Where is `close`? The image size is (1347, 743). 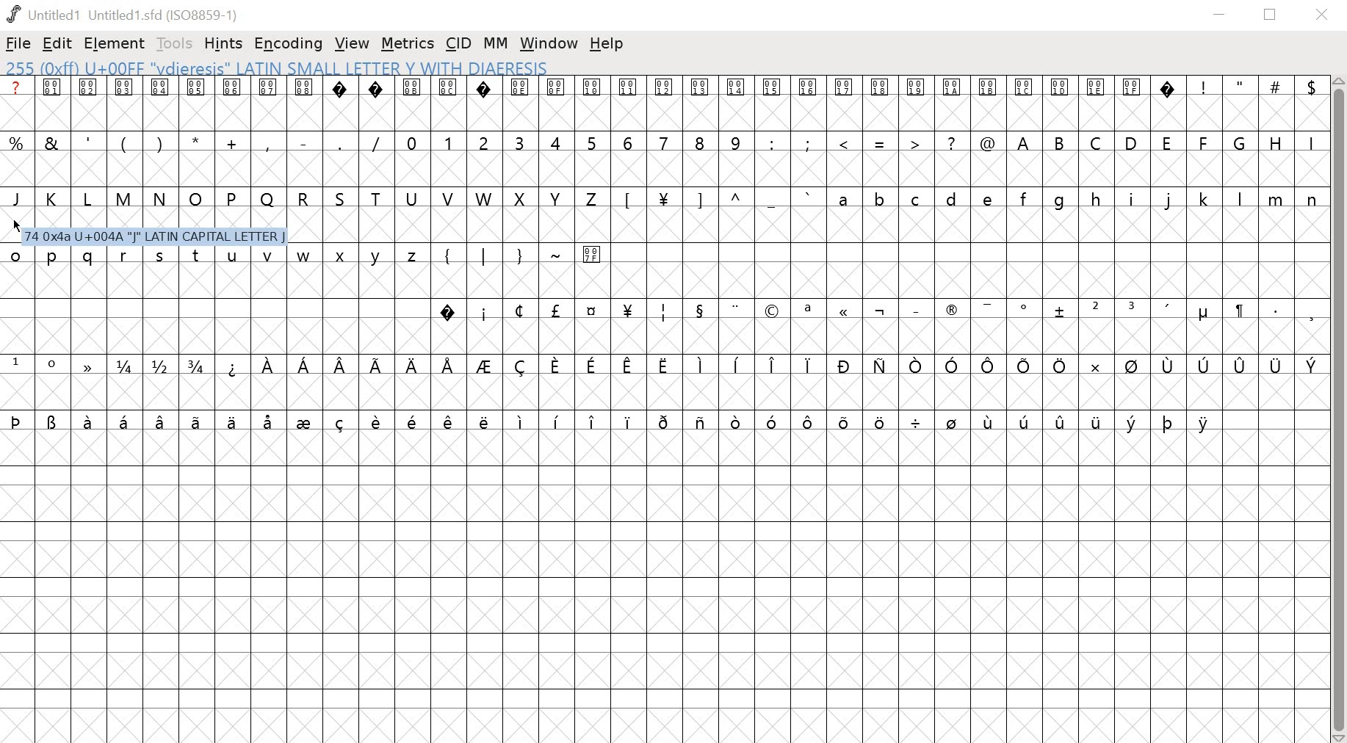 close is located at coordinates (1324, 15).